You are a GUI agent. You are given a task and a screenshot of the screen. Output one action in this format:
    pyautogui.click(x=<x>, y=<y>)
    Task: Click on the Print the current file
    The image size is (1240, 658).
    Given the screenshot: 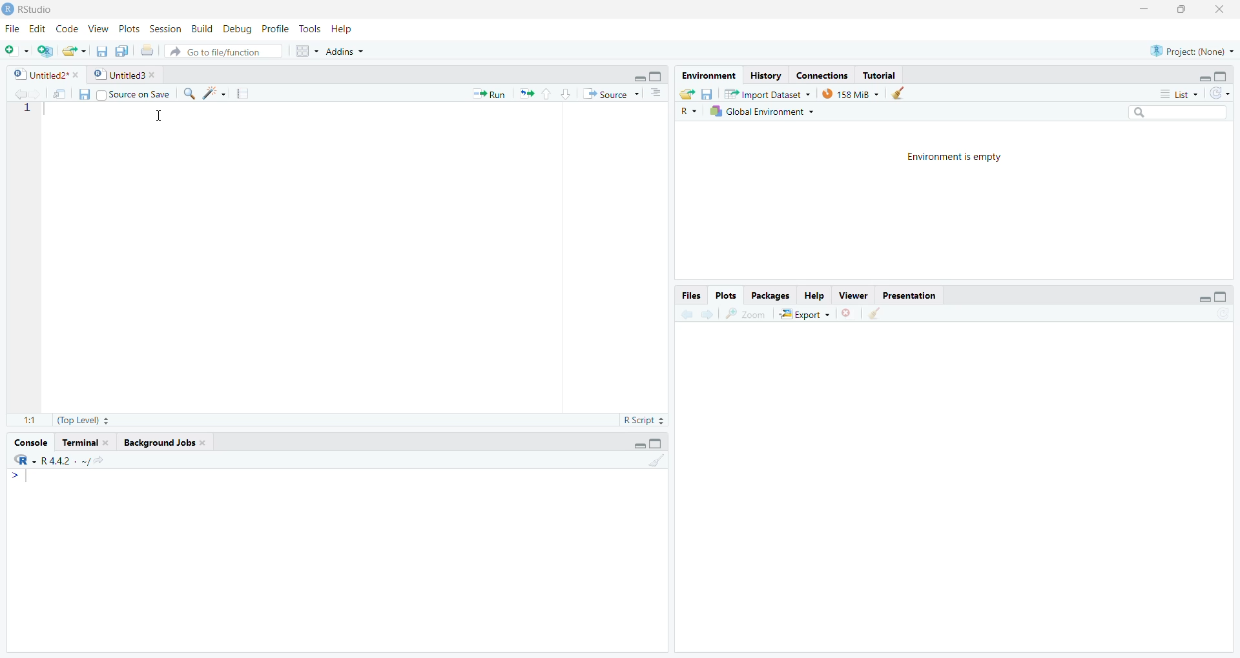 What is the action you would take?
    pyautogui.click(x=146, y=48)
    